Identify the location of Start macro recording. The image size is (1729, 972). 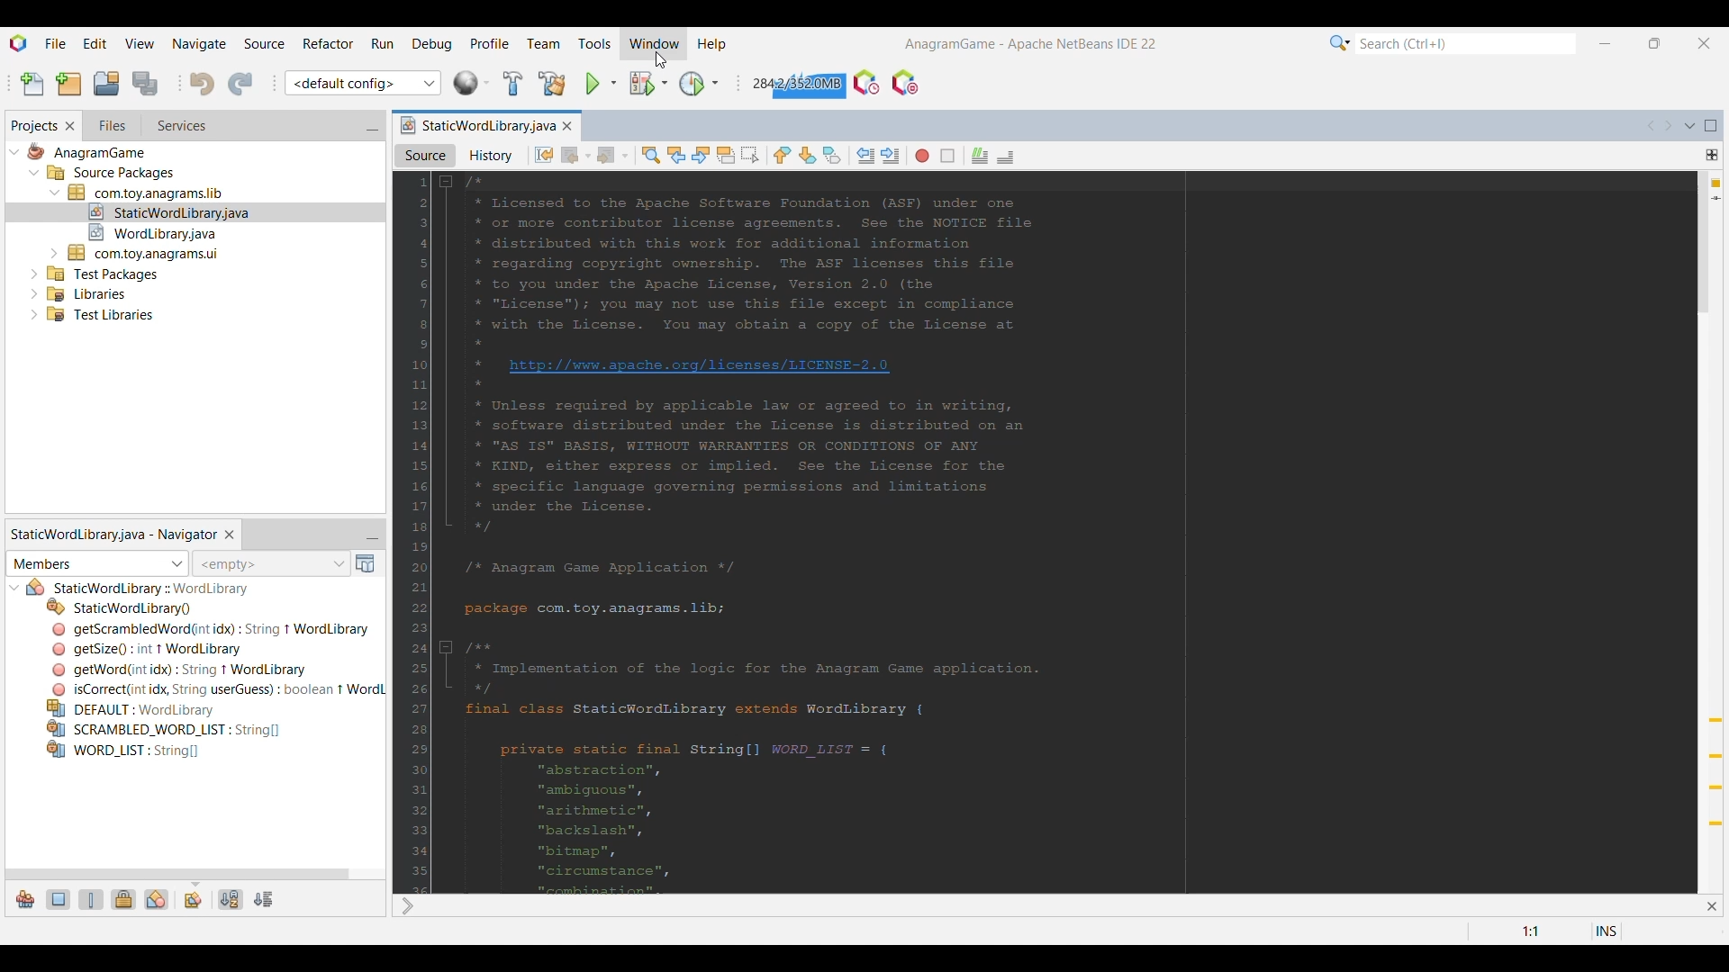
(922, 156).